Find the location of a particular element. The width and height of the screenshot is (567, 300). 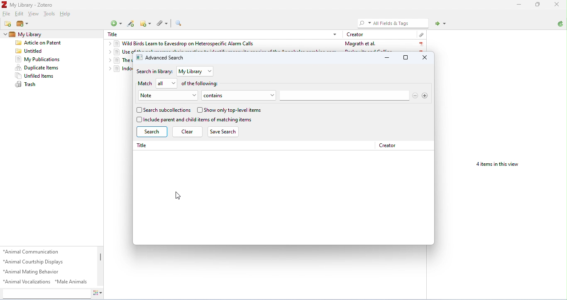

search bar is located at coordinates (344, 96).